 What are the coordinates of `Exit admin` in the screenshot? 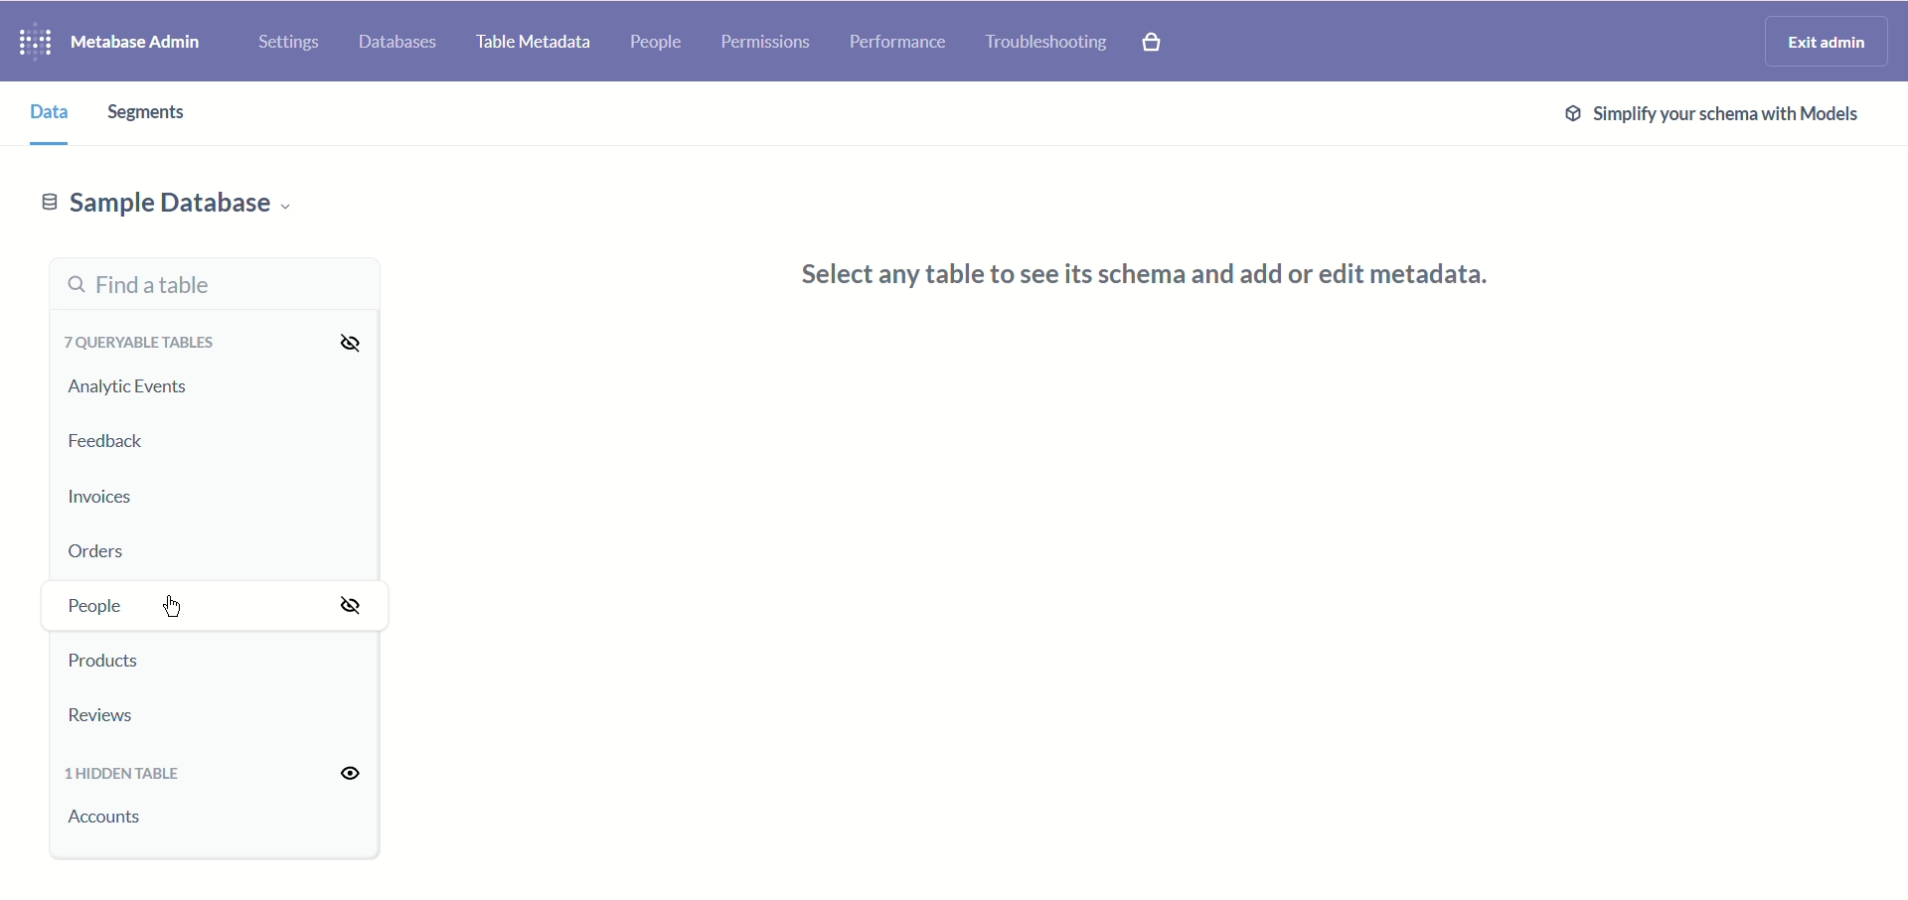 It's located at (1828, 41).